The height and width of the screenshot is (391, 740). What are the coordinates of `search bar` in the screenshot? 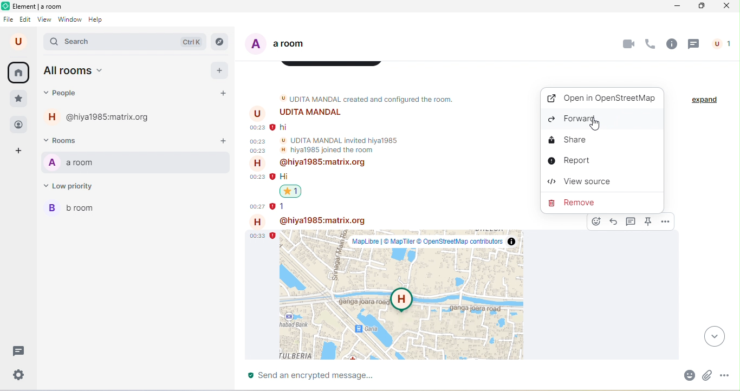 It's located at (126, 42).